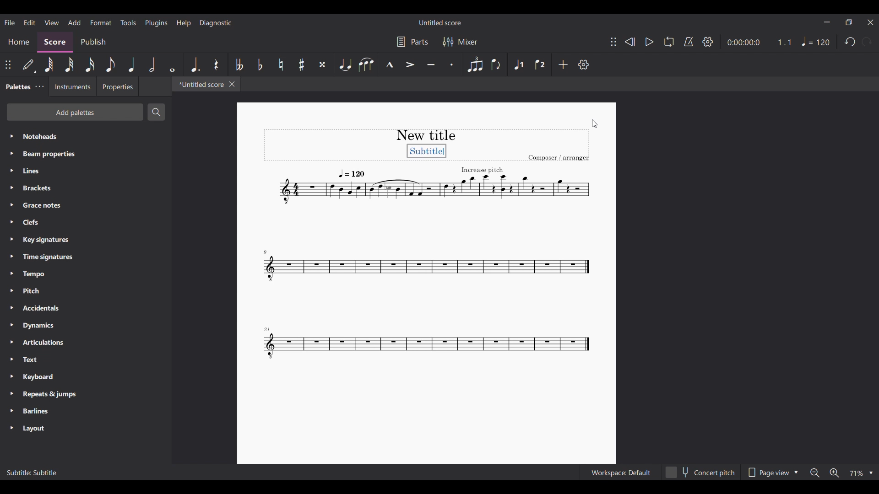  Describe the element at coordinates (281, 64) in the screenshot. I see `Toggle natural` at that location.